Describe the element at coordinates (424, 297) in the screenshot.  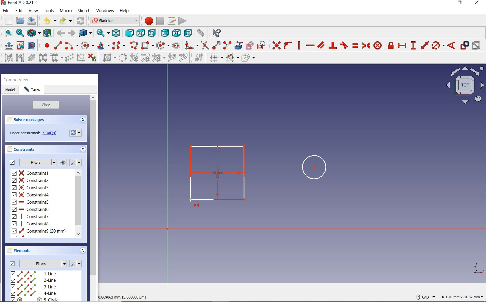
I see `CAD ` at that location.